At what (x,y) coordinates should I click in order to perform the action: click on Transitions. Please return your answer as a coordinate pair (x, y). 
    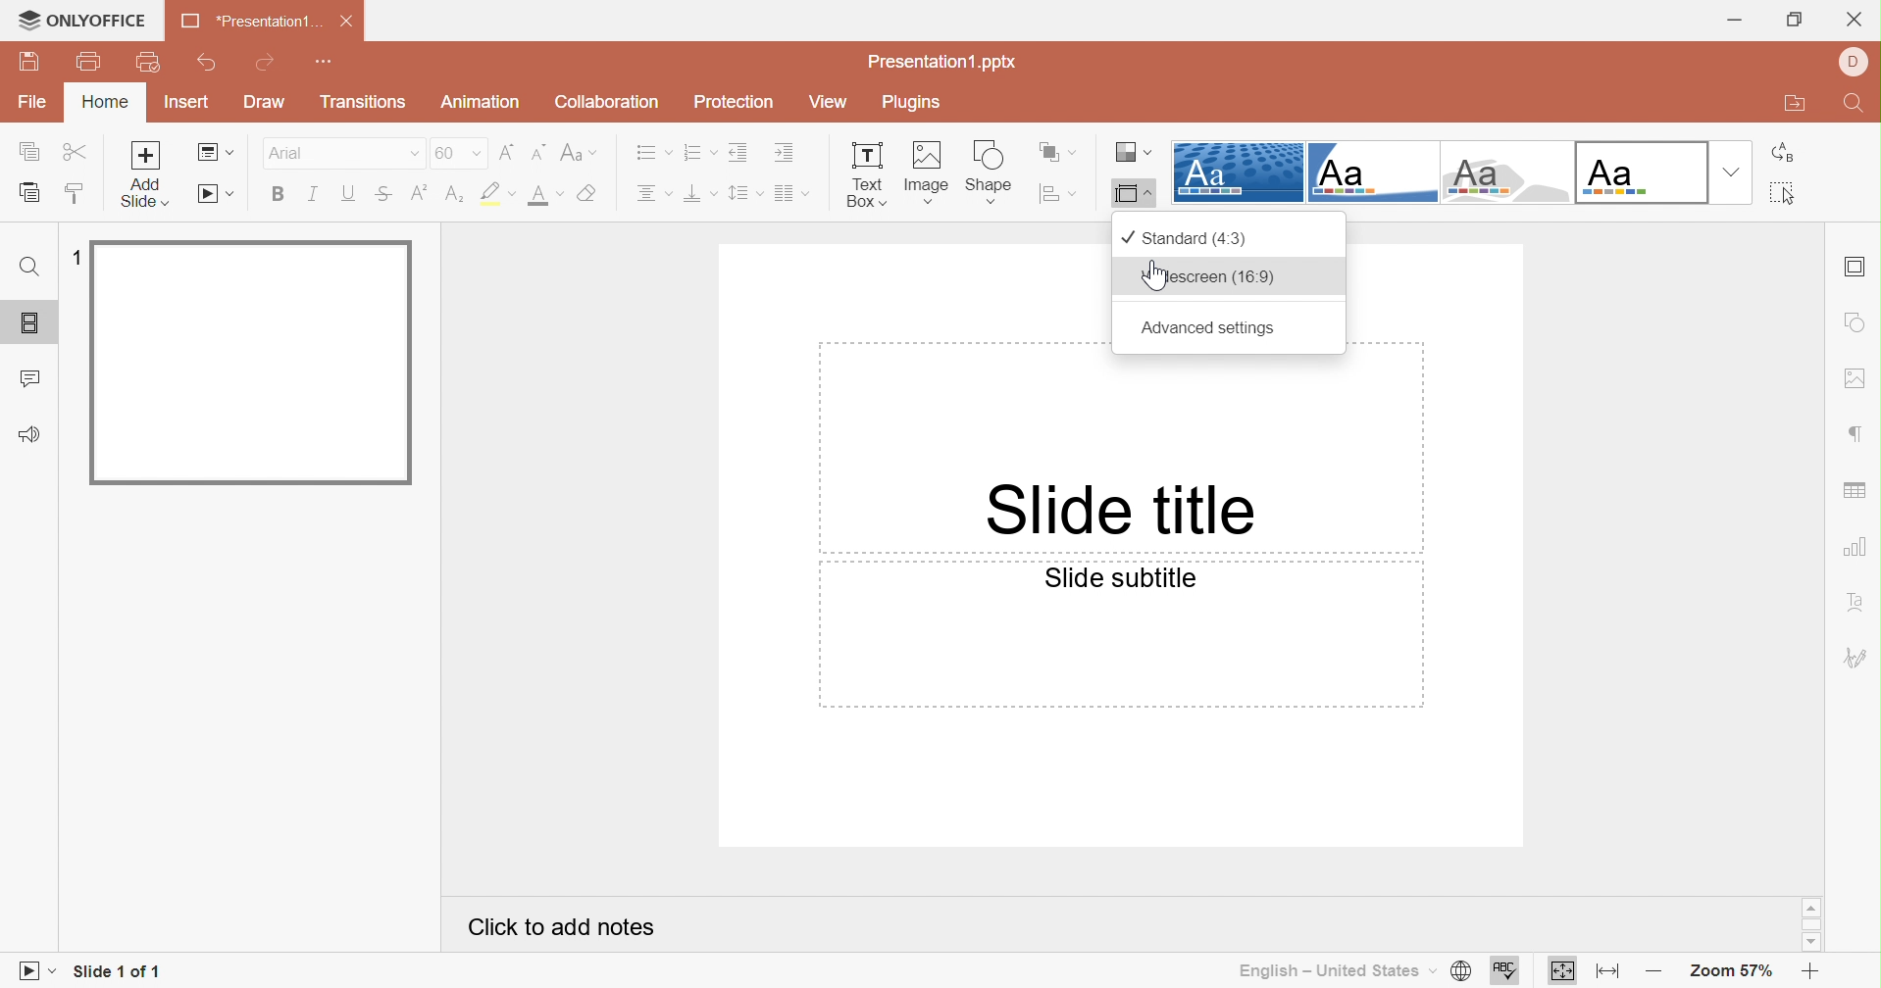
    Looking at the image, I should click on (360, 102).